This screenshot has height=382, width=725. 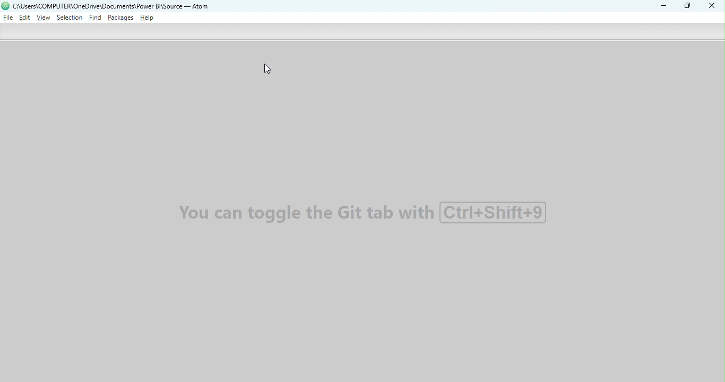 I want to click on Find, so click(x=96, y=19).